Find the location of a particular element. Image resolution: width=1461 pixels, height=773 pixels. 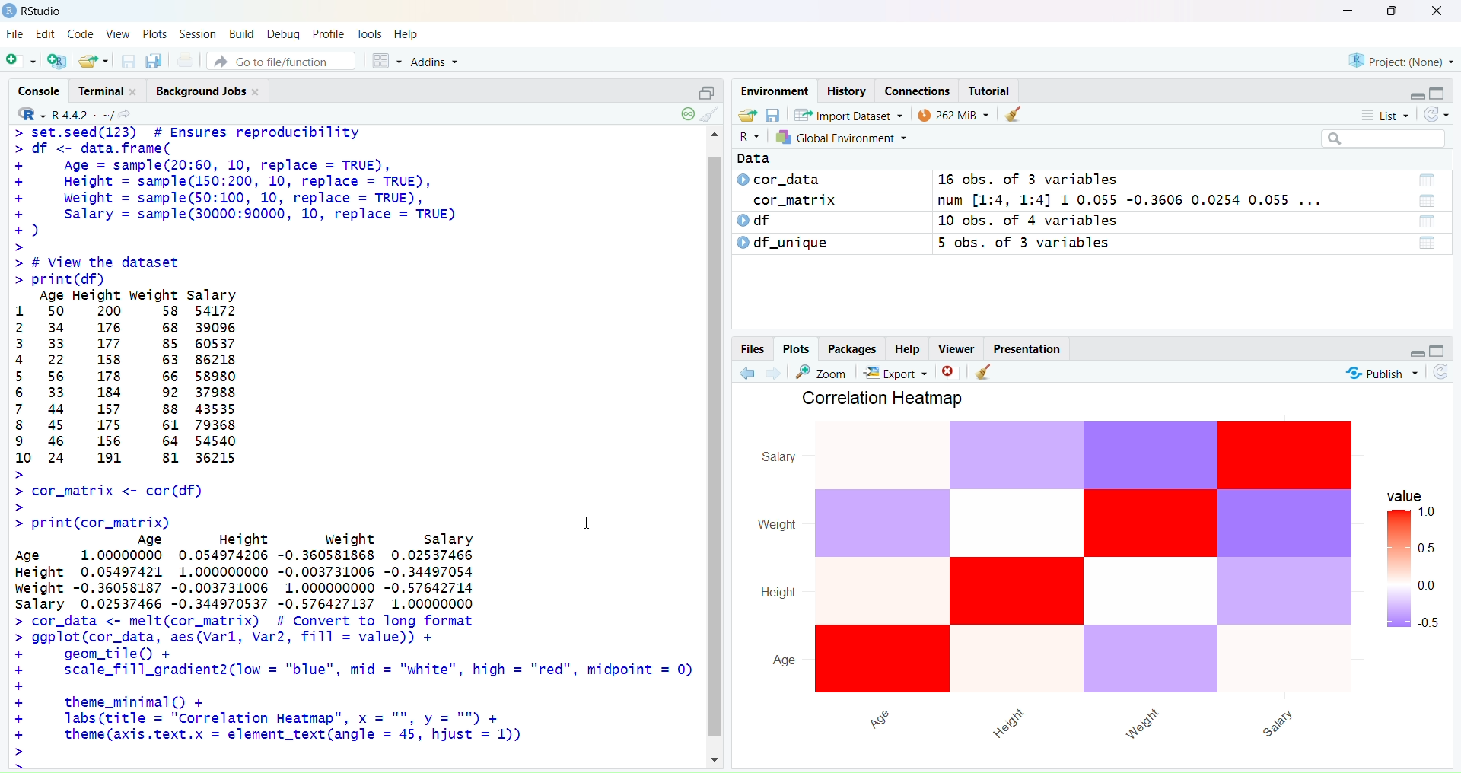

View is located at coordinates (117, 33).